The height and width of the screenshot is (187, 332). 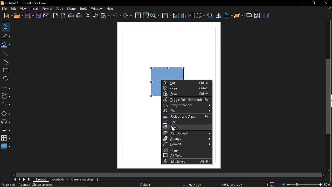 I want to click on Untitled 1 - LibreOffice Draw, so click(x=26, y=3).